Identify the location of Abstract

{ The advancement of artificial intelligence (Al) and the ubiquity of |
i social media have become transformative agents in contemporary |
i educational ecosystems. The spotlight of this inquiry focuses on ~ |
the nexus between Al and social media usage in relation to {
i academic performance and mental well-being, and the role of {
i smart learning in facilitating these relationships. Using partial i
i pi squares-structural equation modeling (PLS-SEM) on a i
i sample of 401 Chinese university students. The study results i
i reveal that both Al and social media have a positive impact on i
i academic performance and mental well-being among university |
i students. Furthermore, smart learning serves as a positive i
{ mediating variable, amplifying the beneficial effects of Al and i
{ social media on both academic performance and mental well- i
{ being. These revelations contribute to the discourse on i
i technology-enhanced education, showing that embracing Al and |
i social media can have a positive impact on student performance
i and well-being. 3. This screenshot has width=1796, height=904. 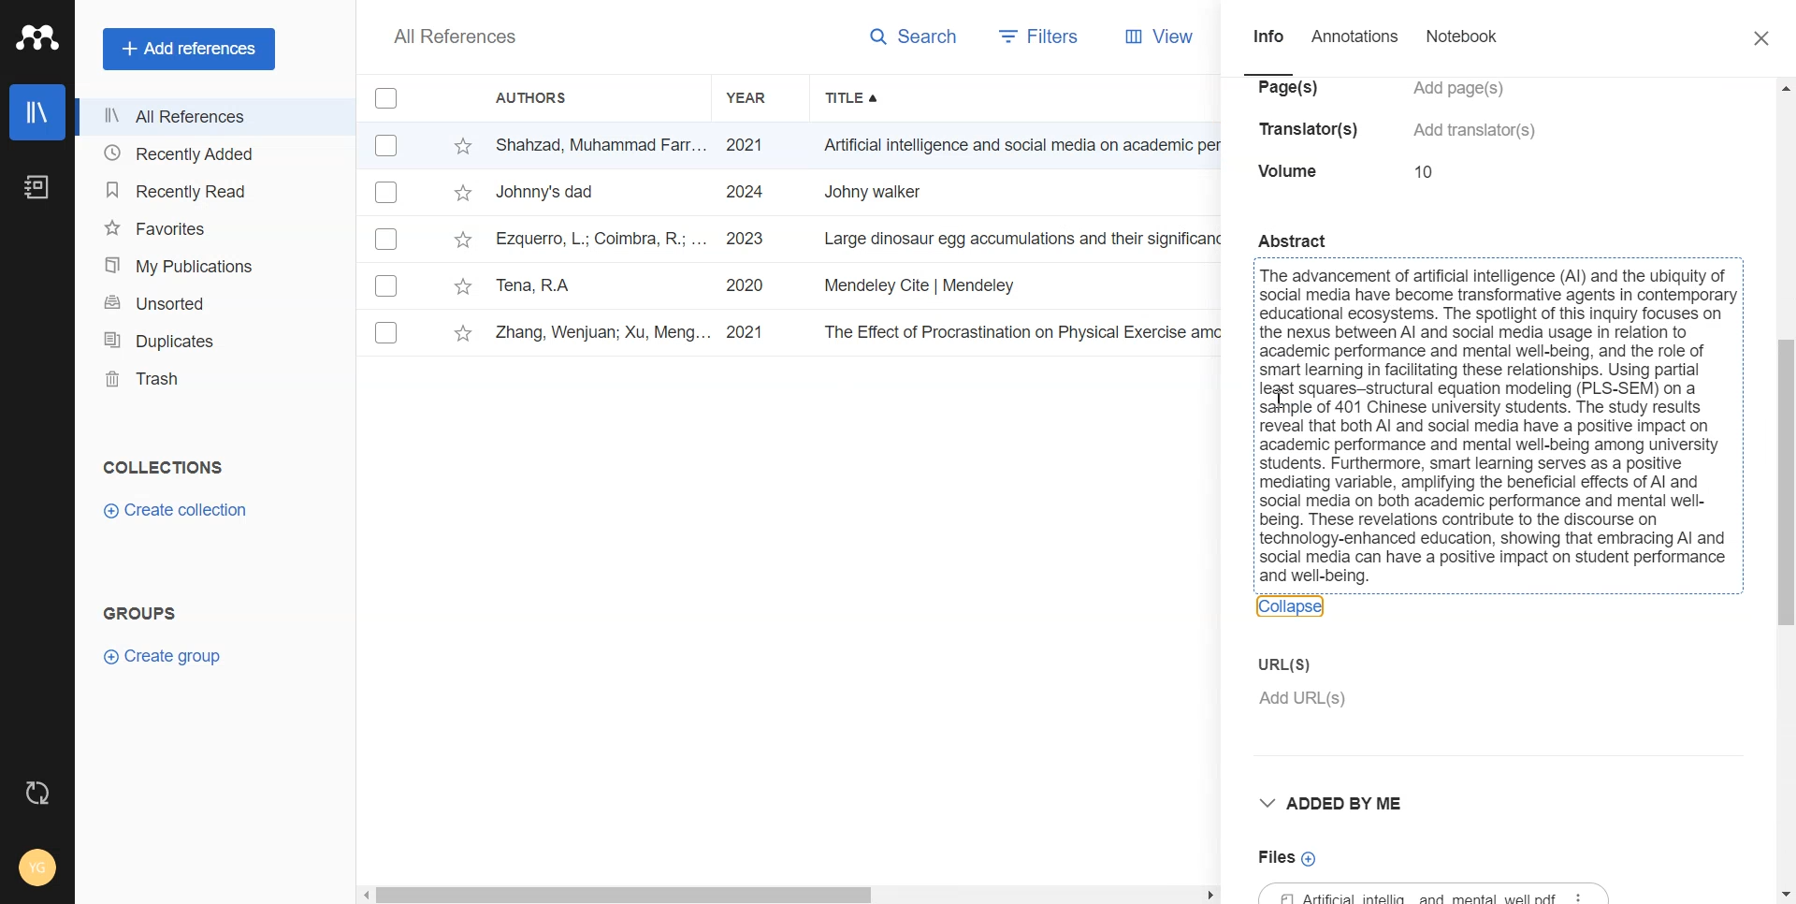
(1501, 412).